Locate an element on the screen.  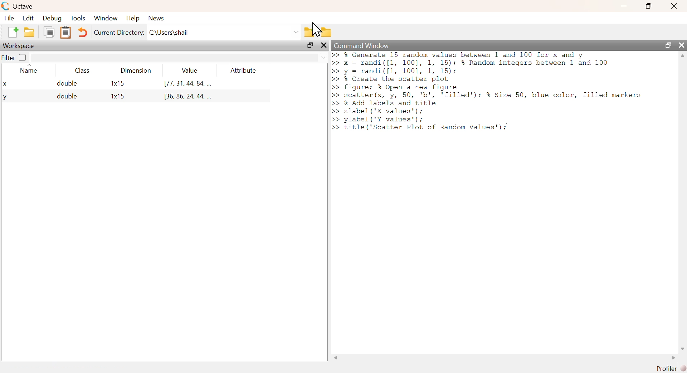
News is located at coordinates (157, 18).